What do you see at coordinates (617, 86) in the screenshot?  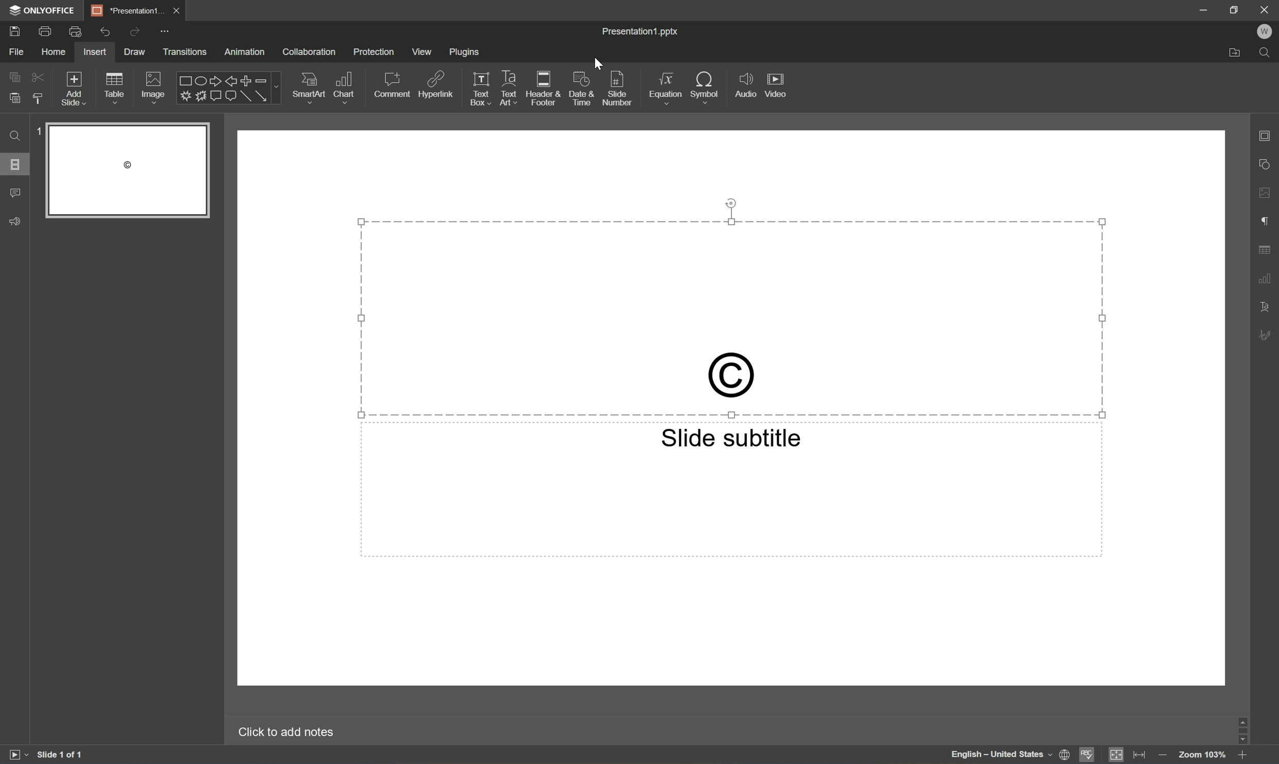 I see `Slide number` at bounding box center [617, 86].